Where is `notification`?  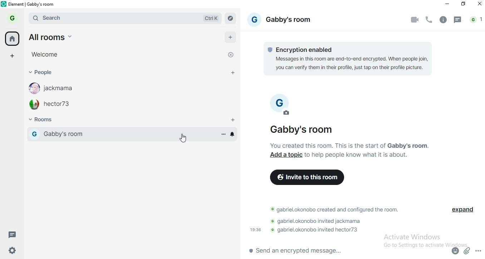 notification is located at coordinates (476, 20).